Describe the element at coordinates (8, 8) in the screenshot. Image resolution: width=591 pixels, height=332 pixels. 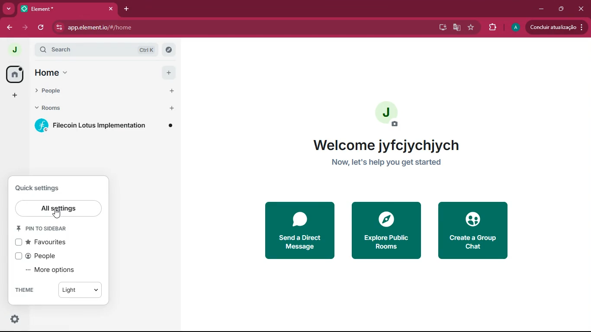
I see `more` at that location.